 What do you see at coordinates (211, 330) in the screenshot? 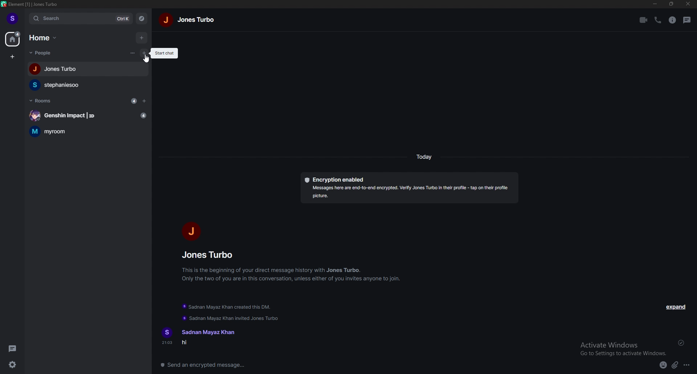
I see `Sadnan Mayaz Khan` at bounding box center [211, 330].